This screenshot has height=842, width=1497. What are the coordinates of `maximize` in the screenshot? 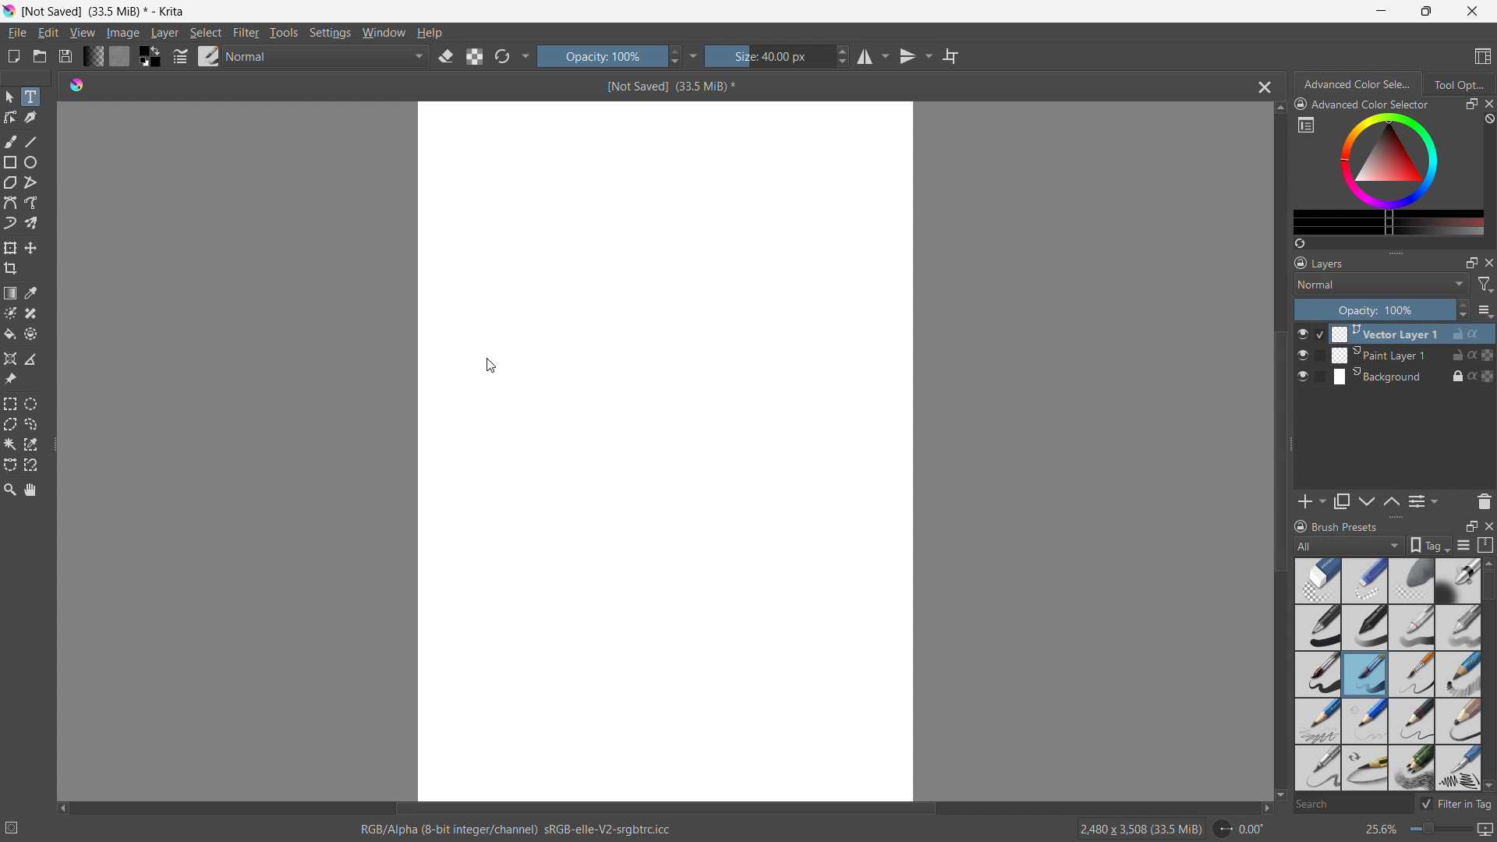 It's located at (1471, 262).